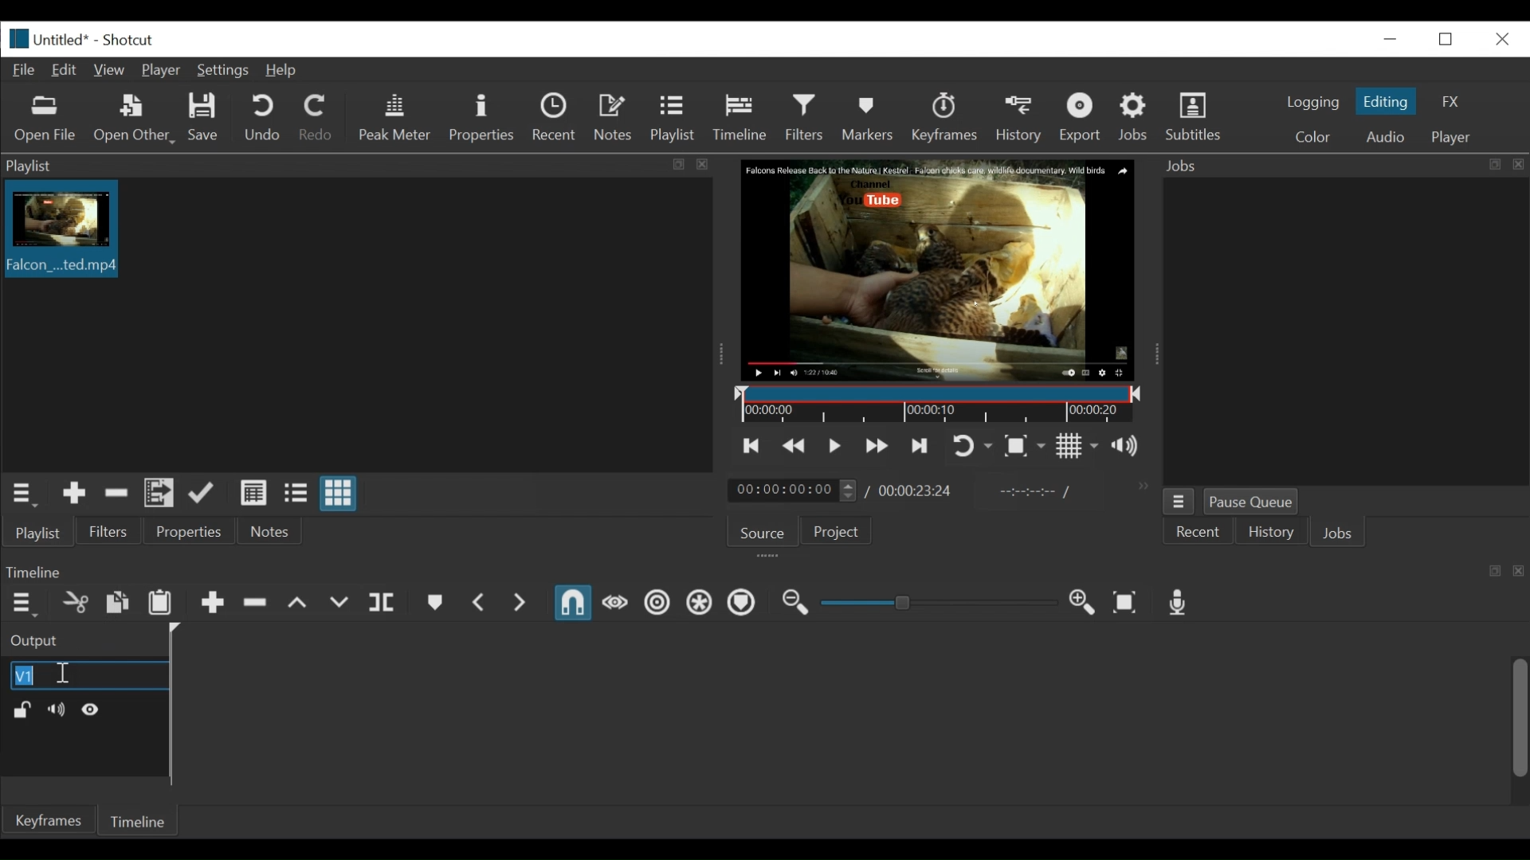  I want to click on Ripple delete, so click(256, 604).